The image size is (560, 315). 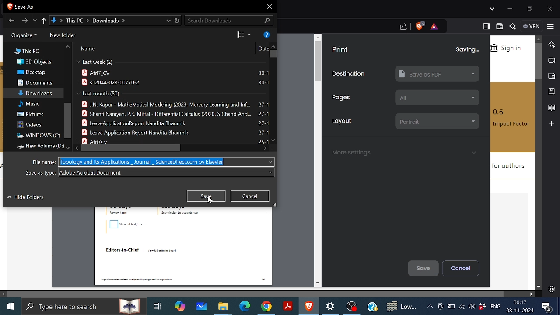 What do you see at coordinates (77, 148) in the screenshot?
I see `Move left` at bounding box center [77, 148].